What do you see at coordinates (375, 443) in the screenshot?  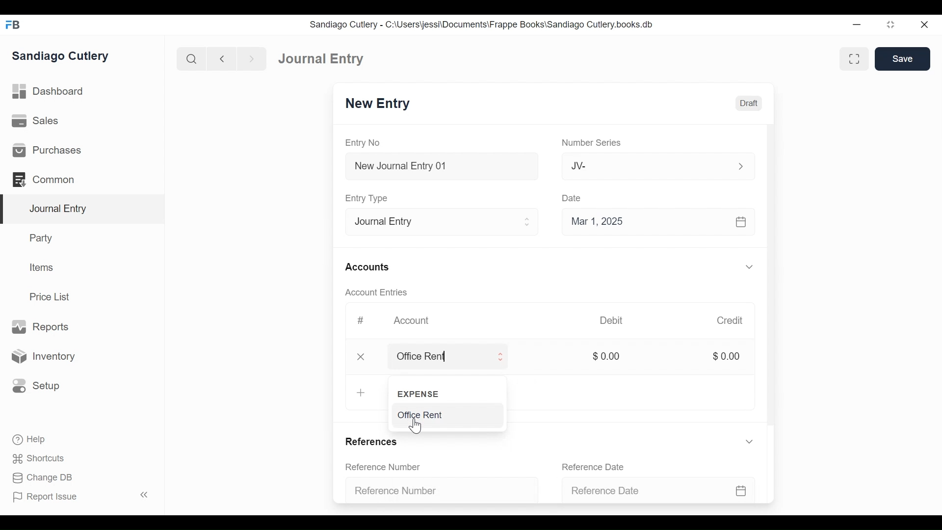 I see `References` at bounding box center [375, 443].